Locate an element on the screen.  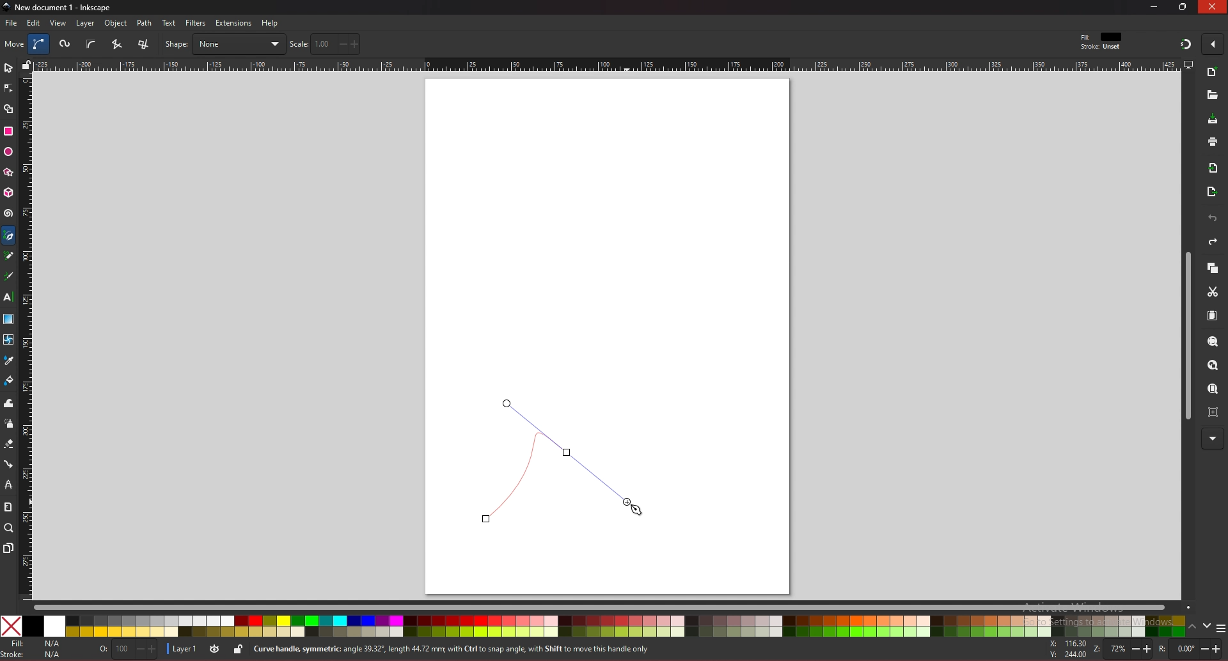
measure is located at coordinates (8, 507).